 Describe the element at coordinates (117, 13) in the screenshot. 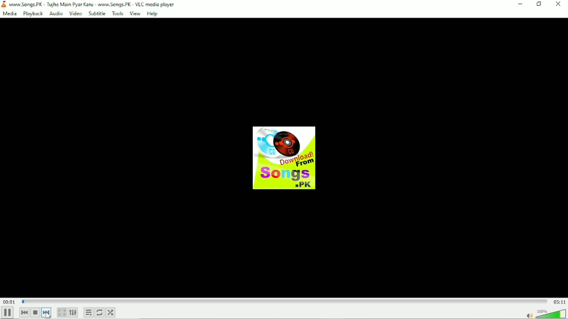

I see `Tools` at that location.